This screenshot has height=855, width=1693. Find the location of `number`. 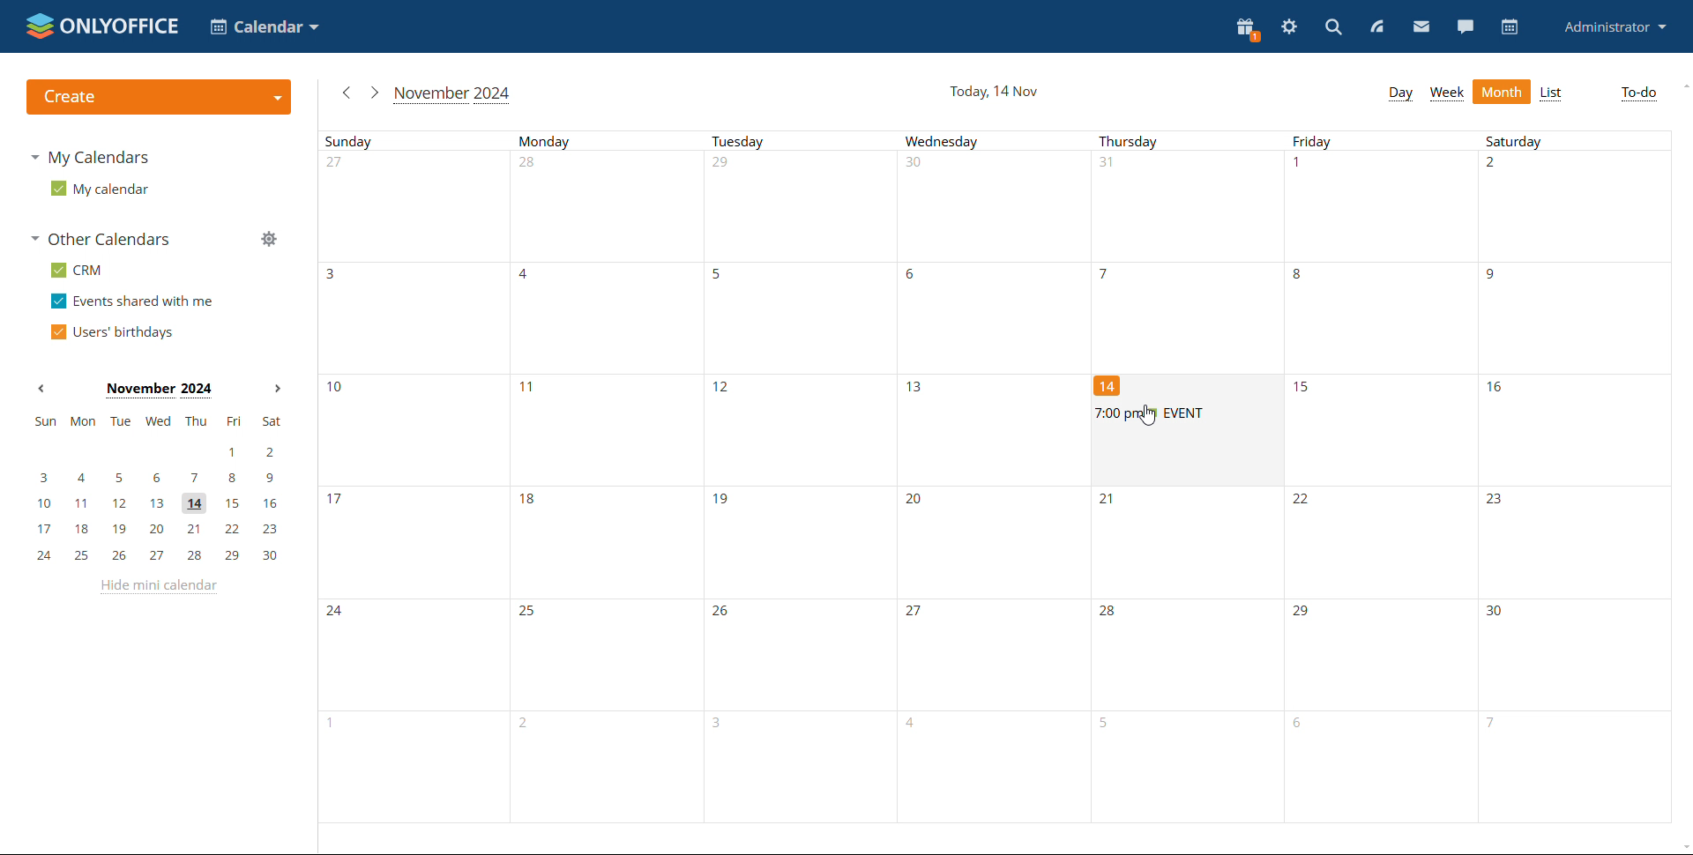

number is located at coordinates (727, 166).